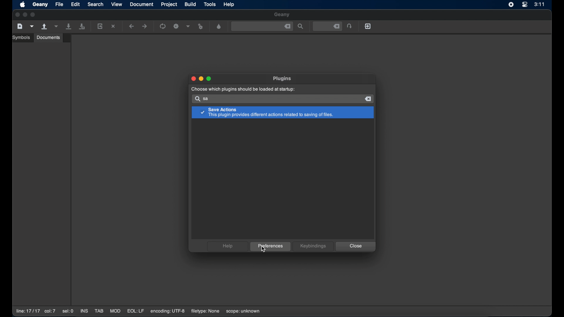  Describe the element at coordinates (209, 79) in the screenshot. I see `maximize` at that location.